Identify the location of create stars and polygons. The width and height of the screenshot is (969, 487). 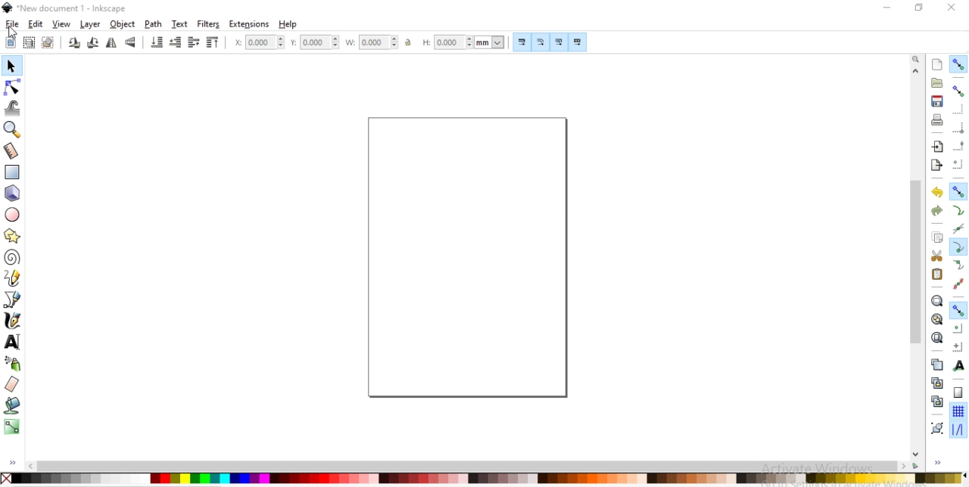
(13, 235).